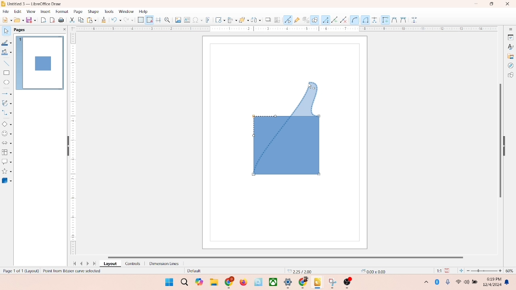 The image size is (516, 290). I want to click on toggle extrusion, so click(304, 20).